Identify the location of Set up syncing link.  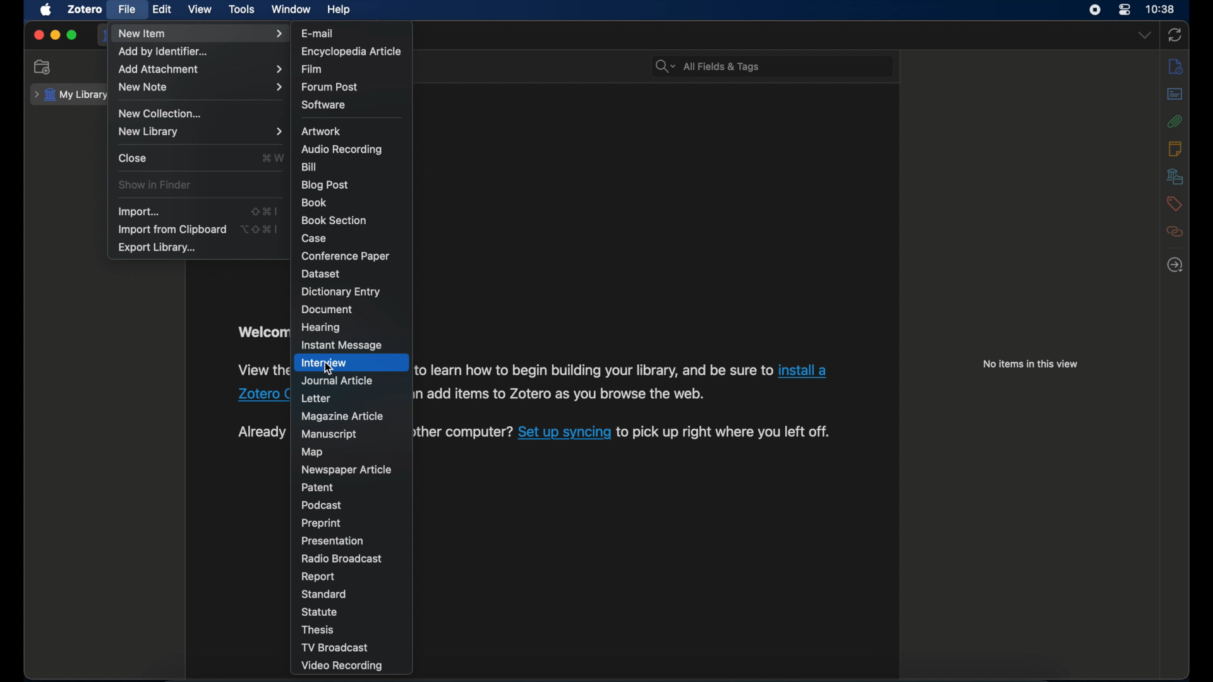
(564, 433).